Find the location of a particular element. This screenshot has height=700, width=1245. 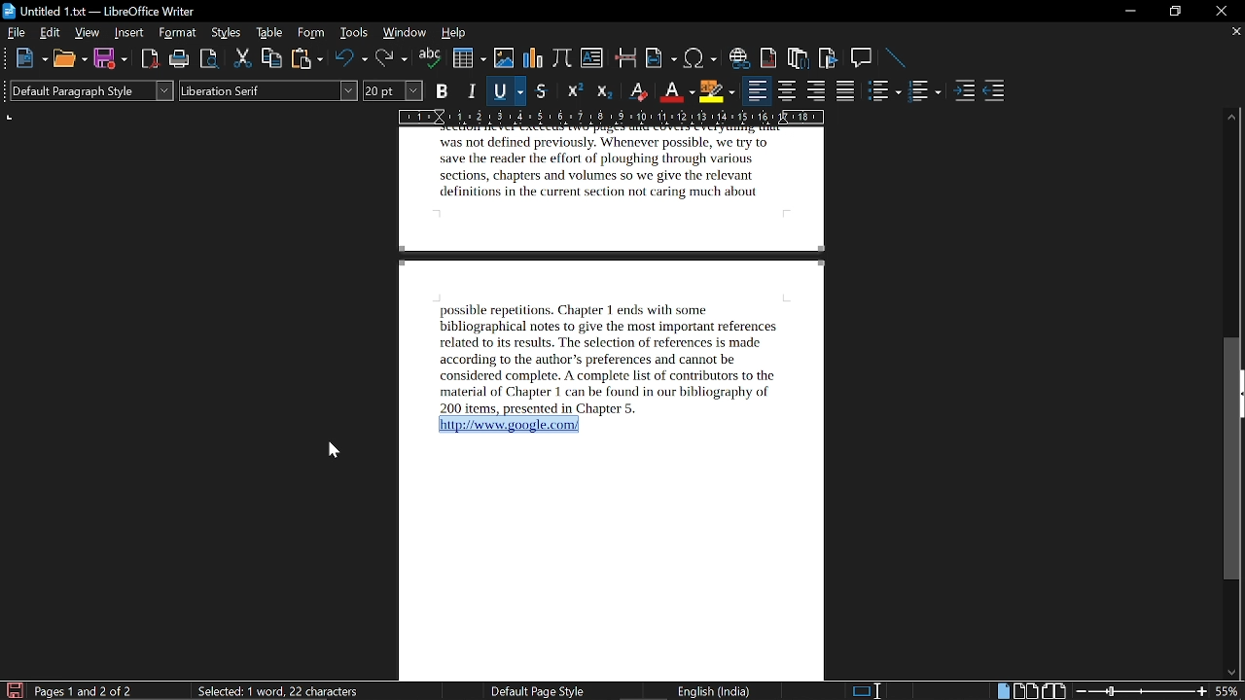

line is located at coordinates (897, 58).